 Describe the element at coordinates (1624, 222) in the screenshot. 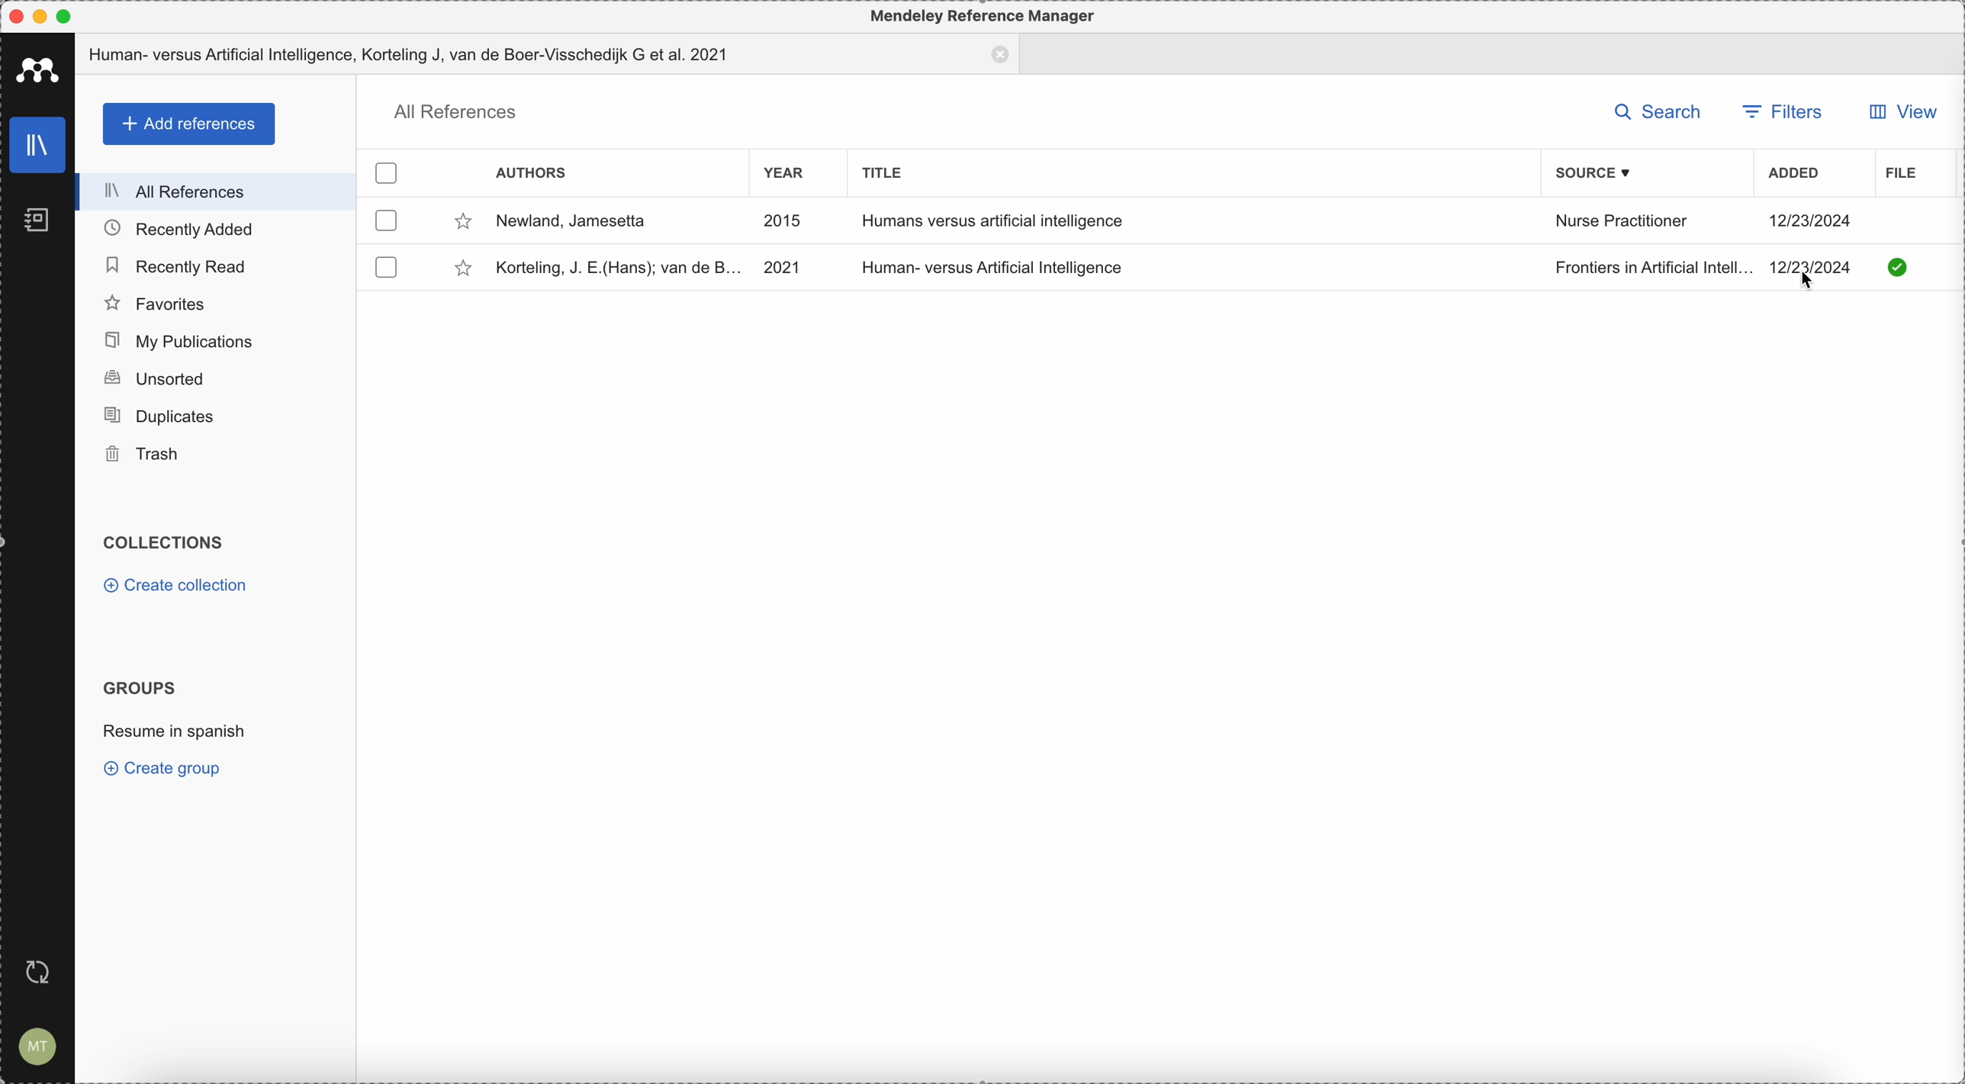

I see `Nurse Practitioner` at that location.